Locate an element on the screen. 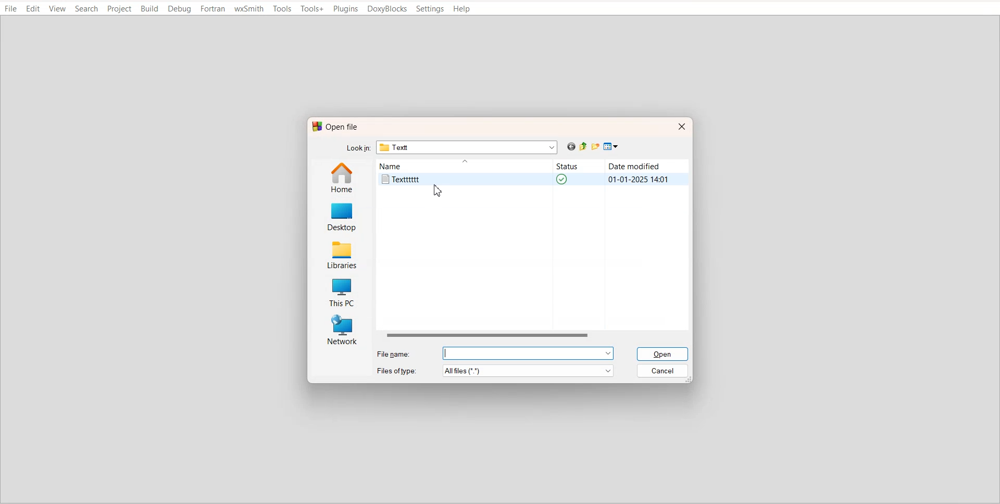 The image size is (1000, 504). Build is located at coordinates (149, 8).